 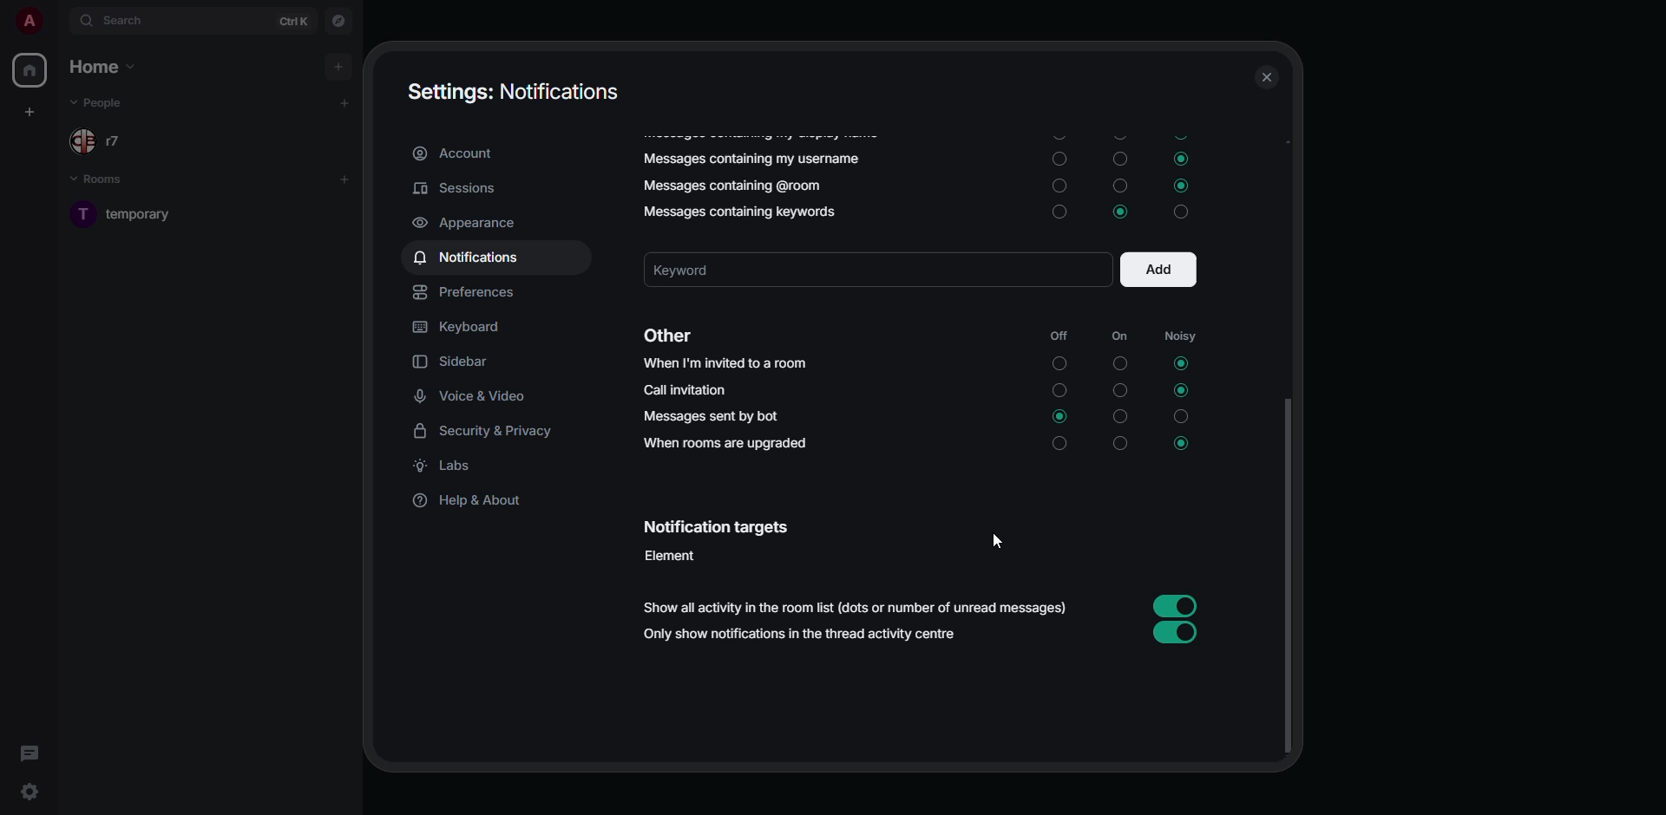 I want to click on Off, so click(x=1056, y=134).